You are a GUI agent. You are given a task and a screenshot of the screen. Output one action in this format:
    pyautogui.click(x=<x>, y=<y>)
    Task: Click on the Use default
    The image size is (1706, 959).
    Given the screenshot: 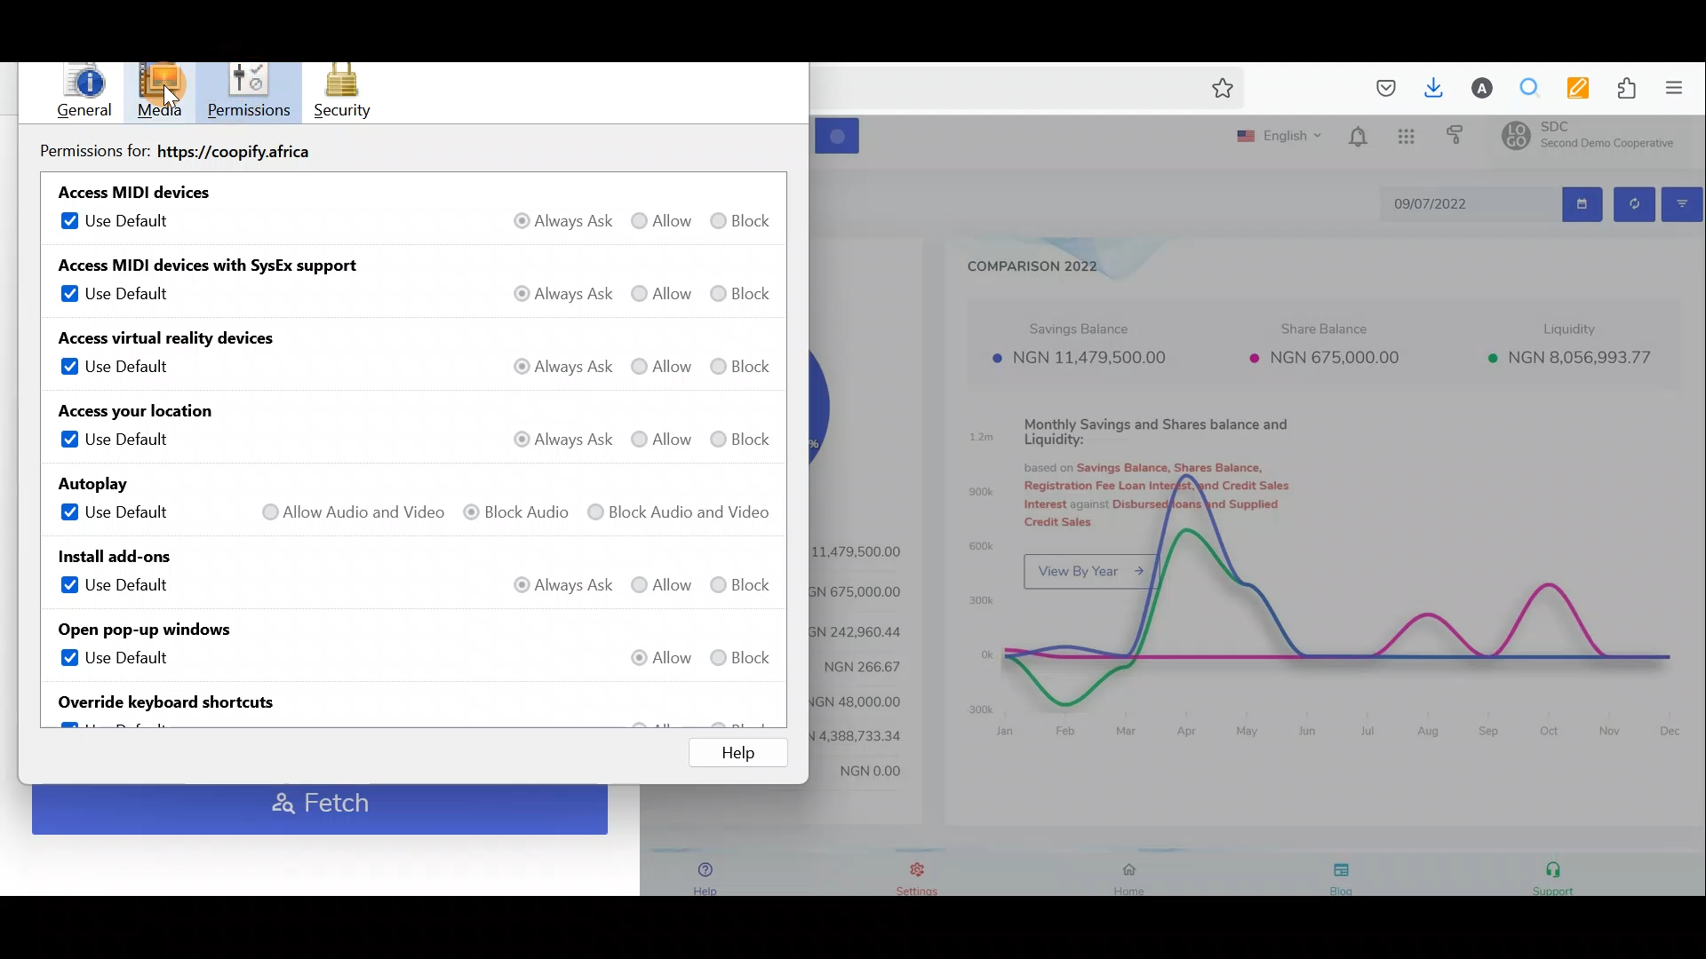 What is the action you would take?
    pyautogui.click(x=130, y=437)
    